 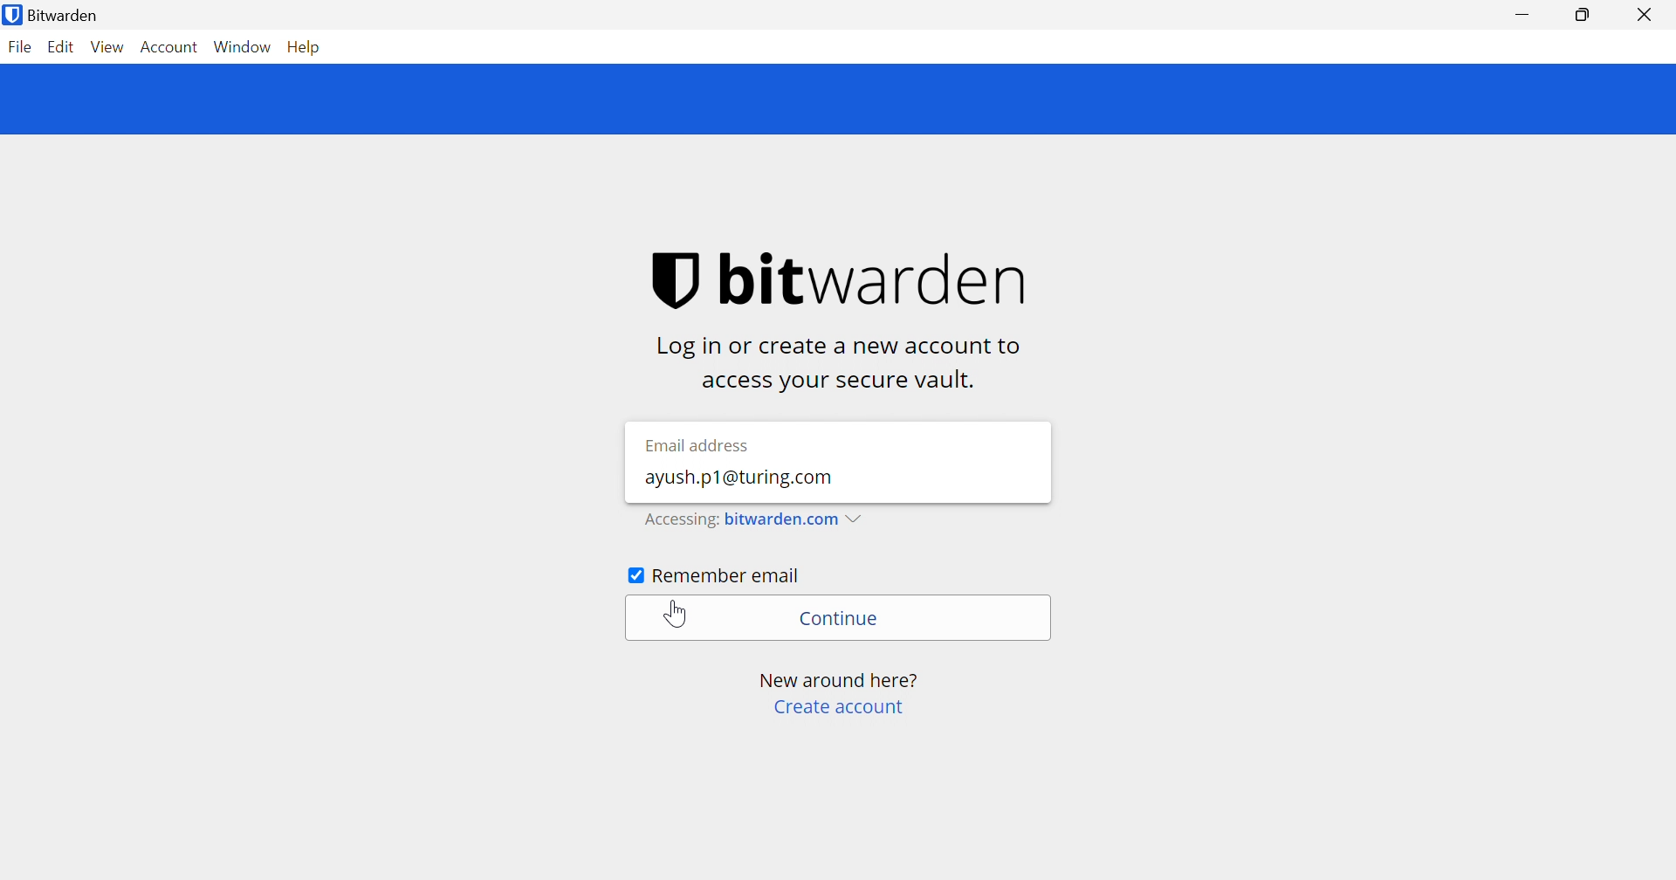 I want to click on Edit, so click(x=64, y=48).